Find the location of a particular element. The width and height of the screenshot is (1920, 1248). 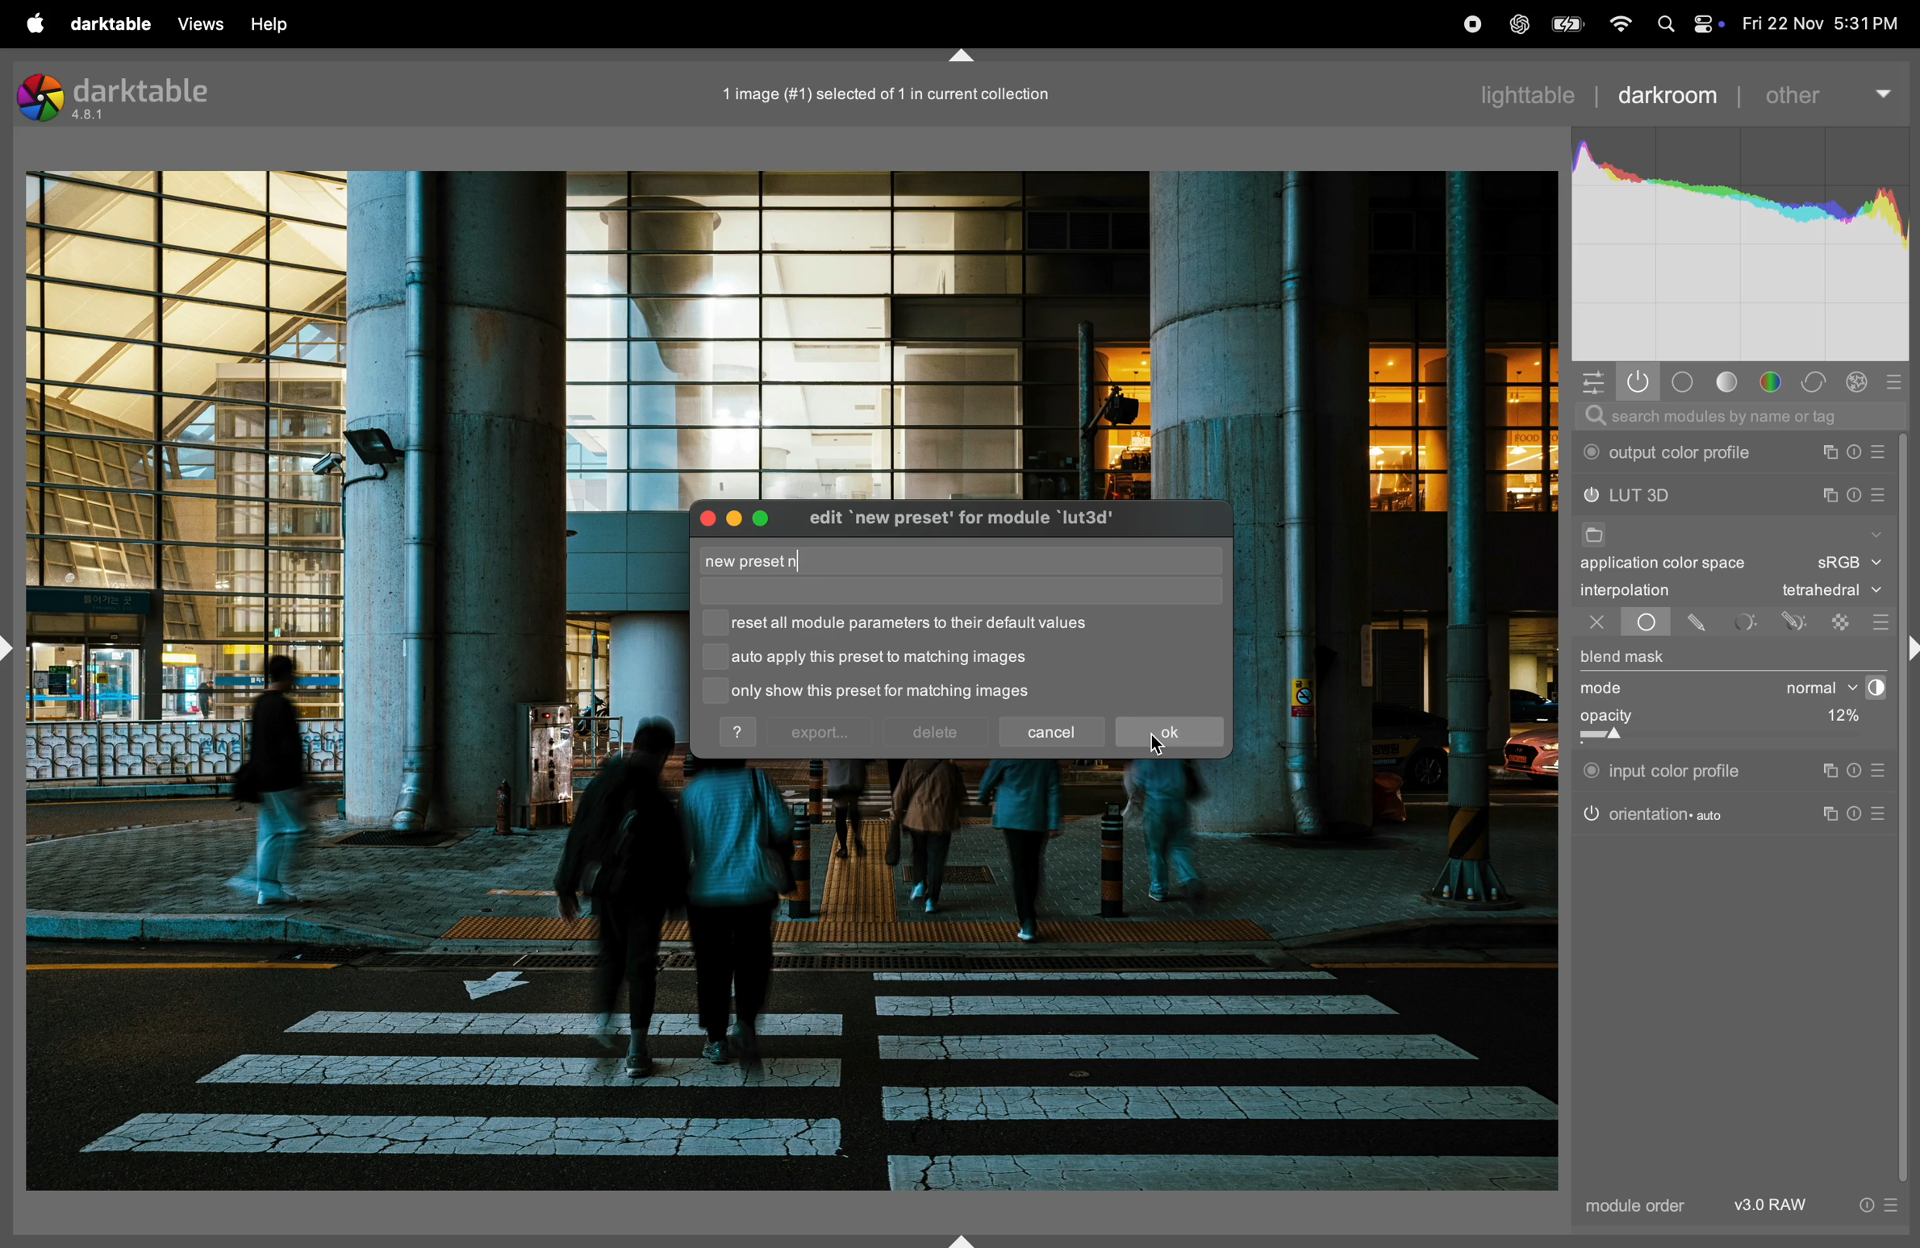

shift+ctrl+b is located at coordinates (963, 1239).